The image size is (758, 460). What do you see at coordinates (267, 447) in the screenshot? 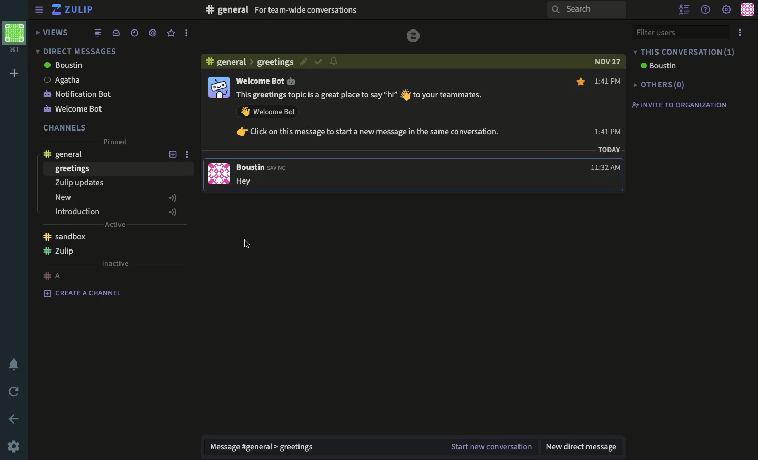
I see `message general` at bounding box center [267, 447].